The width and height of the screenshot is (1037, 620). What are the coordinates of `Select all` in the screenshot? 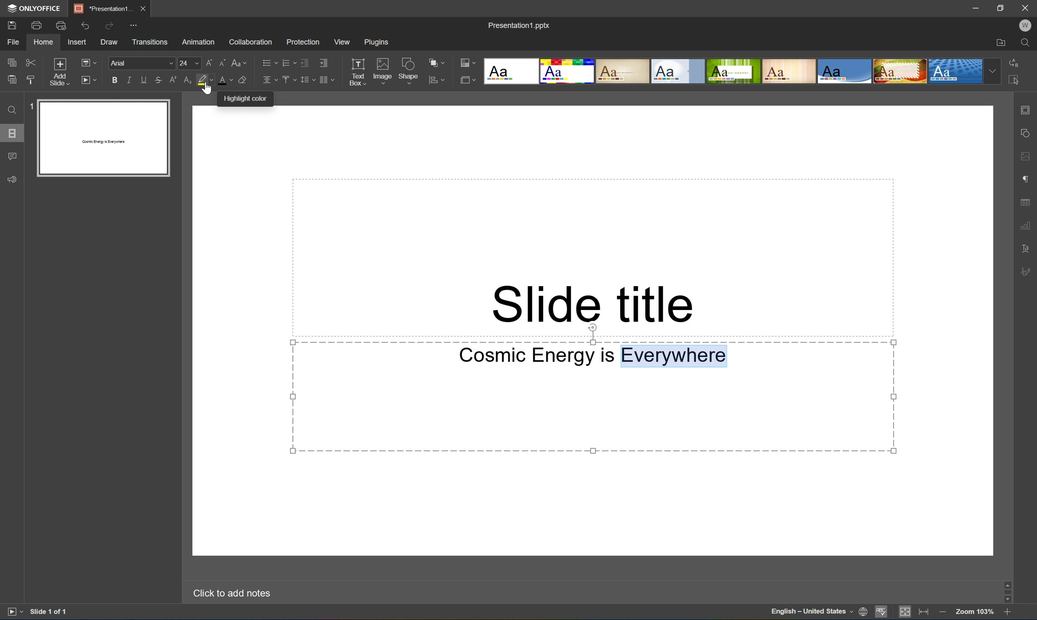 It's located at (1014, 79).